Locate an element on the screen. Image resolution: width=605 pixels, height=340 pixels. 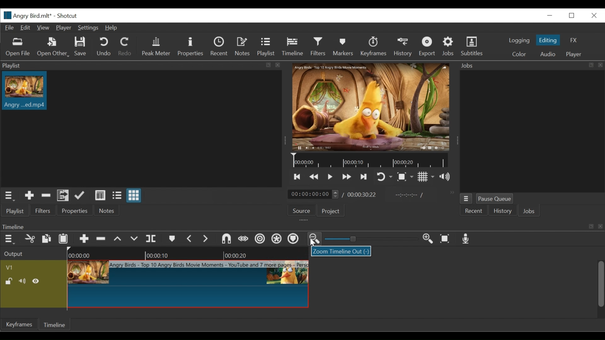
previous is located at coordinates (189, 239).